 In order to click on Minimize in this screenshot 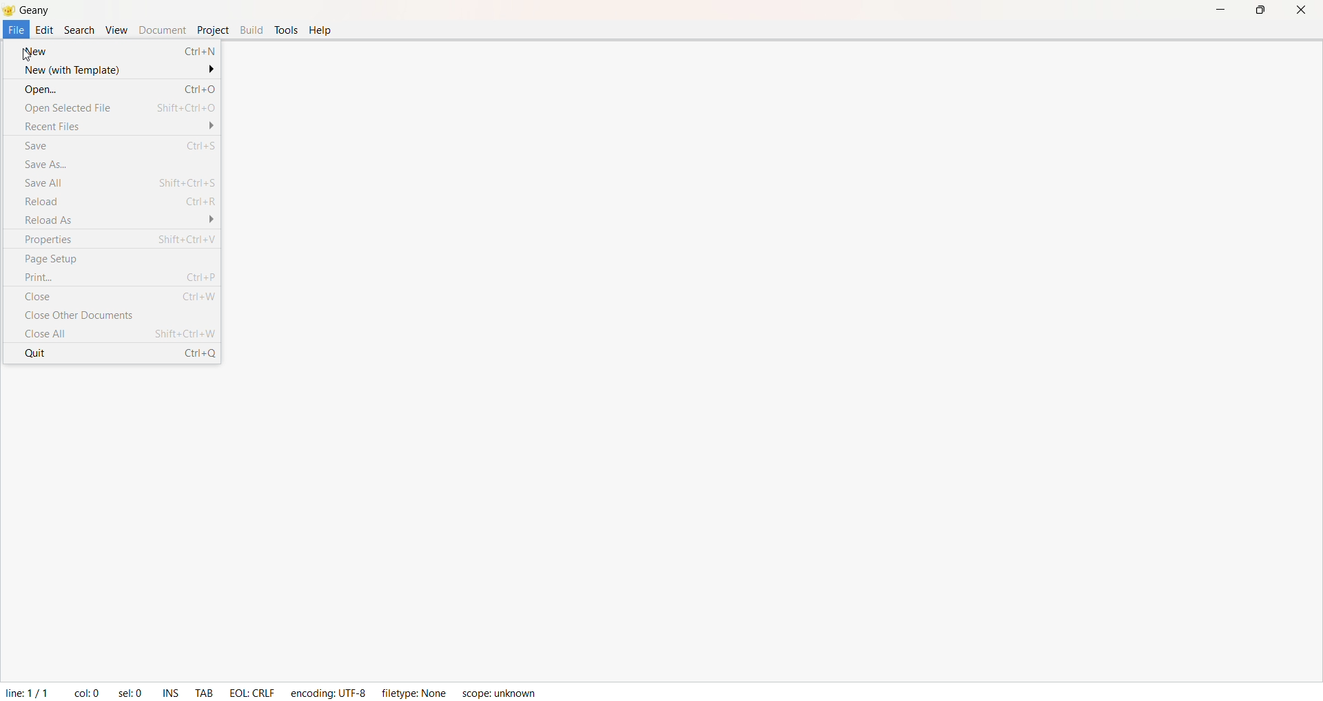, I will do `click(1222, 11)`.